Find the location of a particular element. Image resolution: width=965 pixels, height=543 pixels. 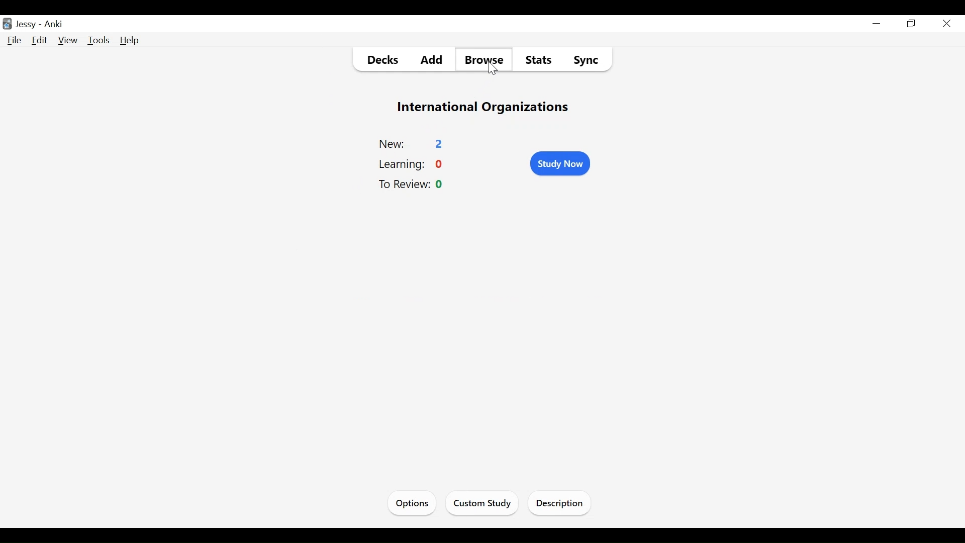

Import Files is located at coordinates (562, 505).